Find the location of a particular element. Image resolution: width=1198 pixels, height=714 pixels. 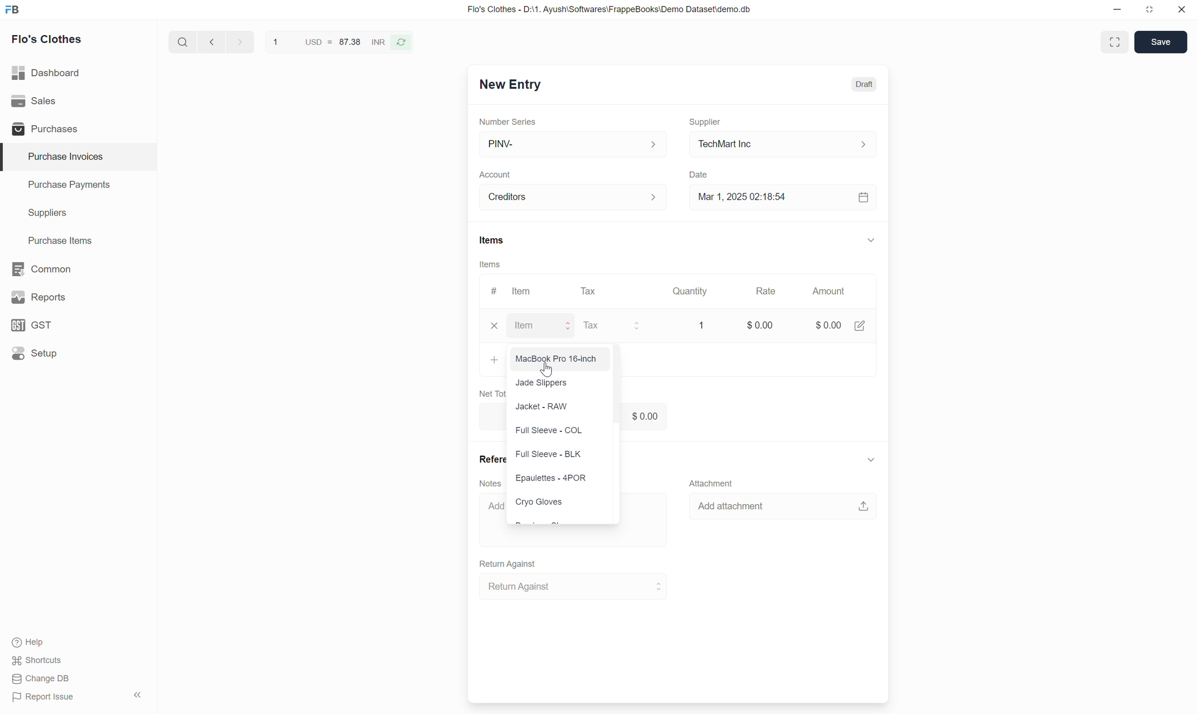

Quantity is located at coordinates (688, 291).